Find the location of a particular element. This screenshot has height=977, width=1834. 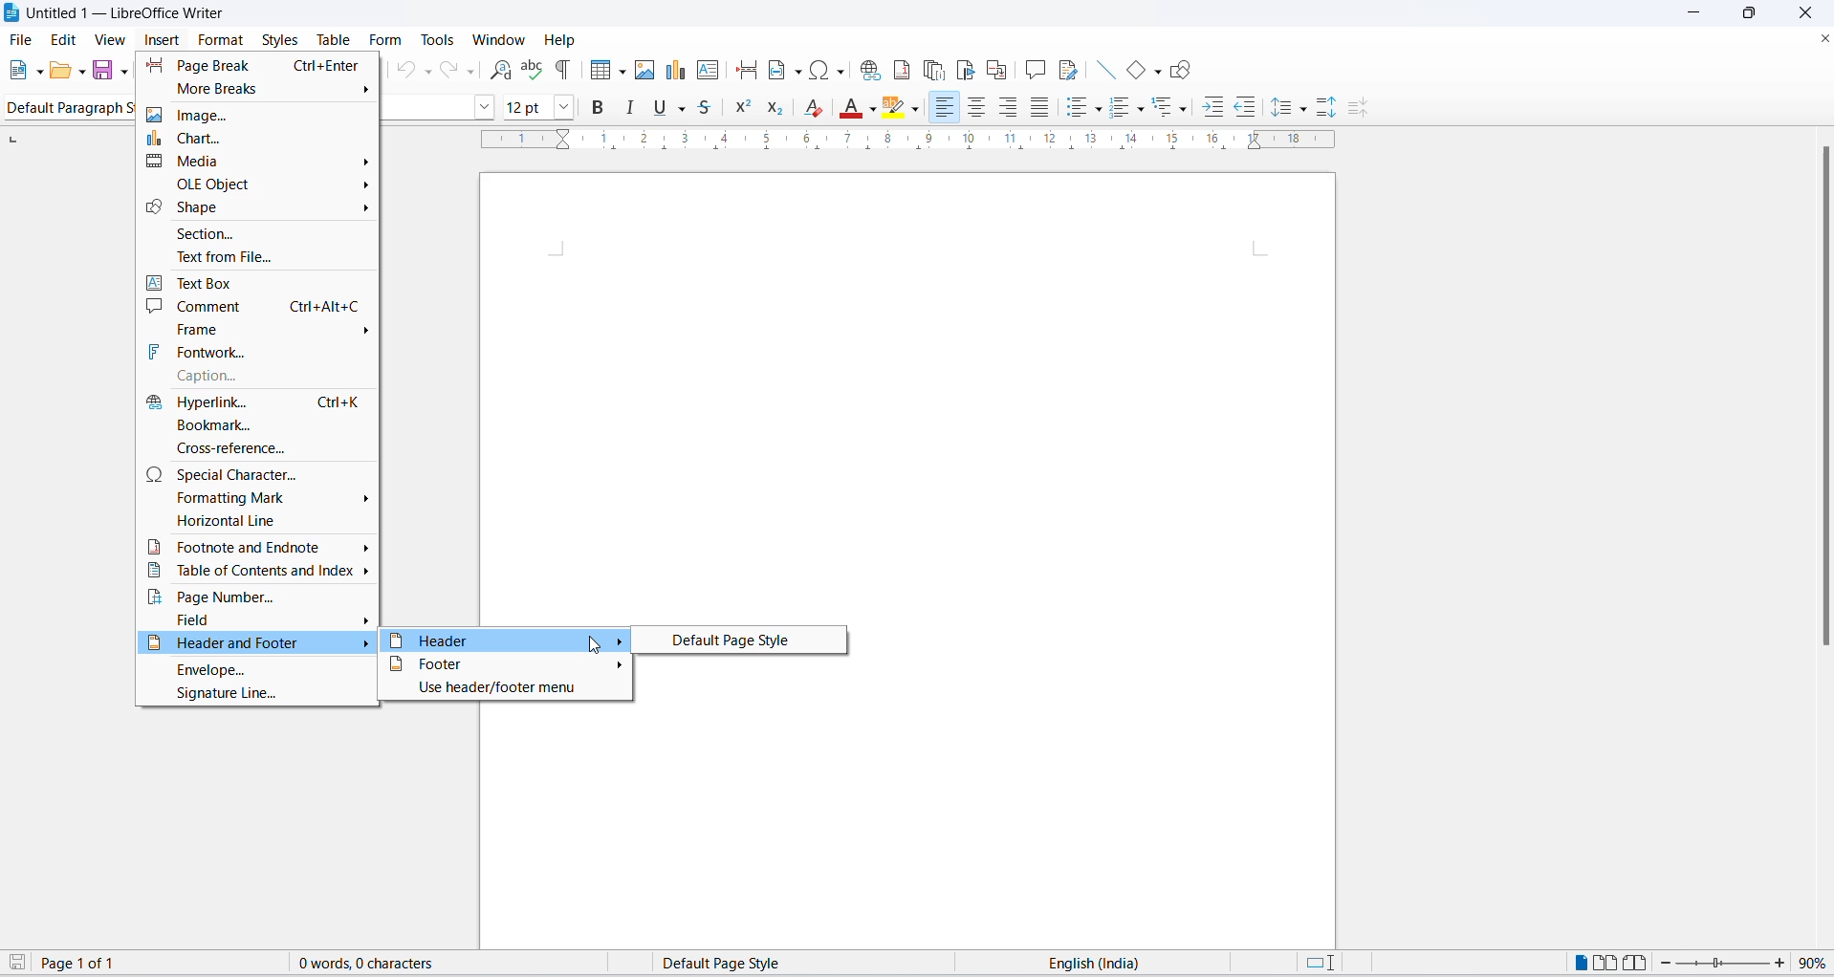

caption is located at coordinates (255, 376).